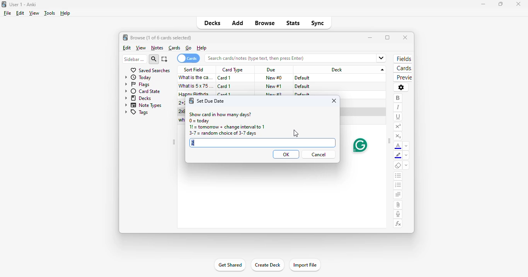 This screenshot has width=528, height=277. I want to click on logo, so click(4, 4).